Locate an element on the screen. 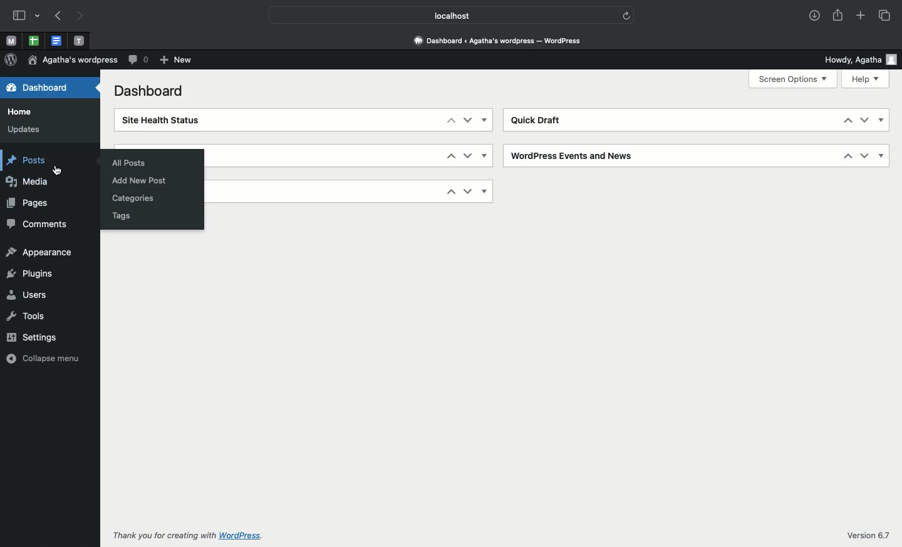  Show is located at coordinates (881, 120).